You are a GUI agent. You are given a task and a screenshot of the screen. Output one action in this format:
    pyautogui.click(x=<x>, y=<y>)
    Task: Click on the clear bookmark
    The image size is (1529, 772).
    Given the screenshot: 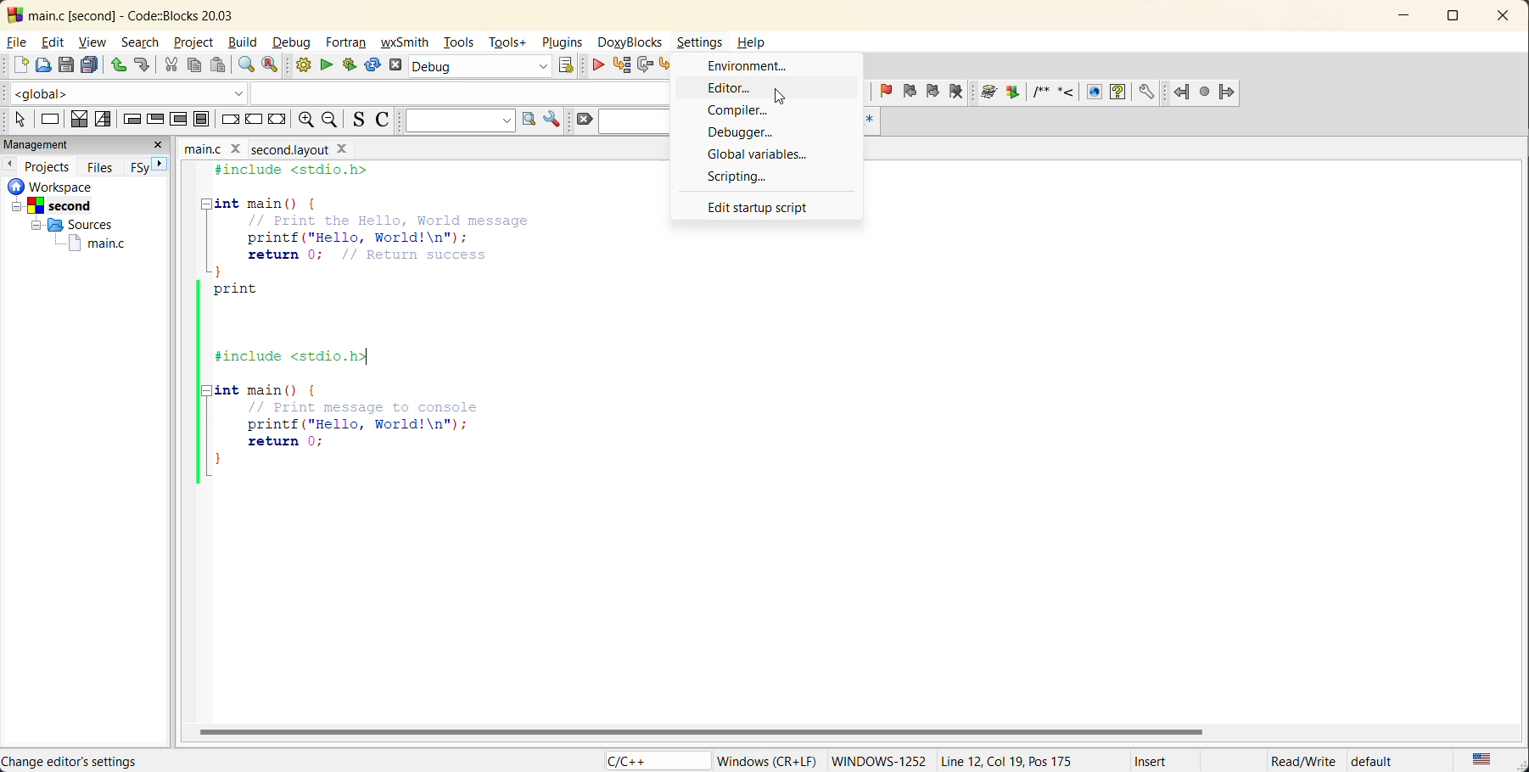 What is the action you would take?
    pyautogui.click(x=958, y=91)
    